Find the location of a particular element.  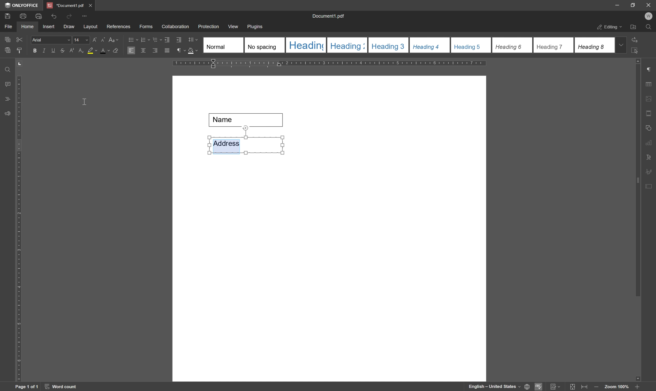

form settings is located at coordinates (649, 185).